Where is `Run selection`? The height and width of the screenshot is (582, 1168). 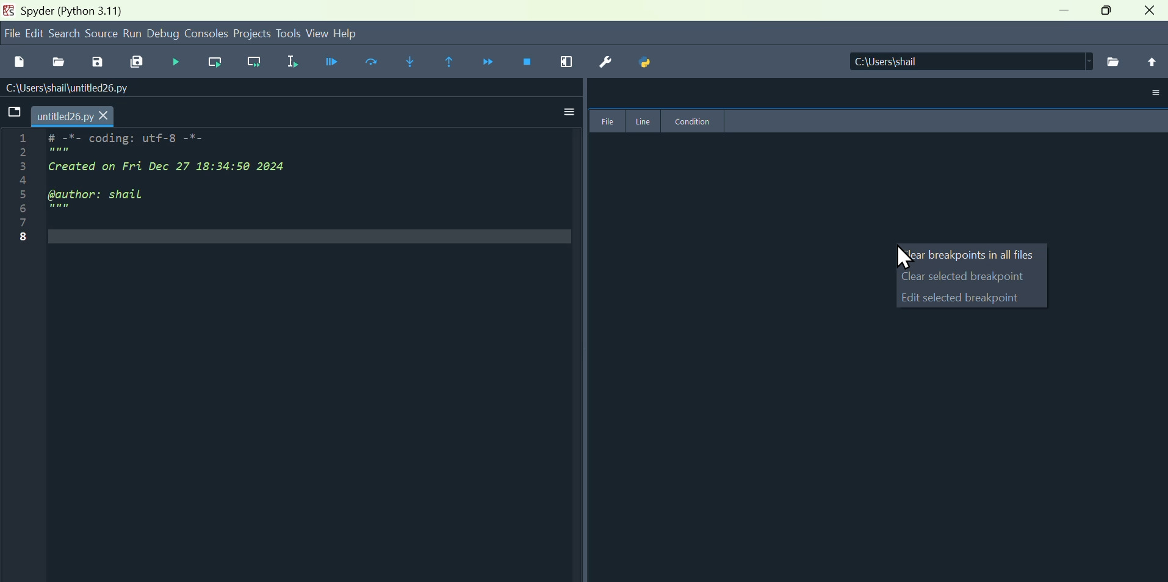 Run selection is located at coordinates (293, 62).